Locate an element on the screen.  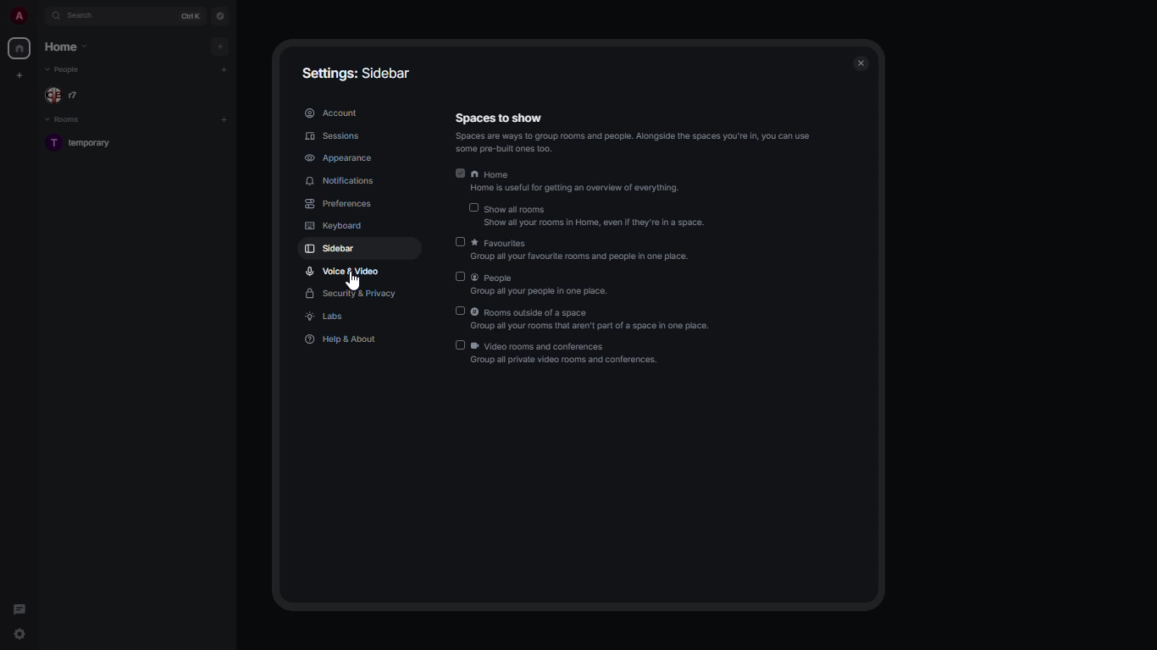
expand is located at coordinates (39, 16).